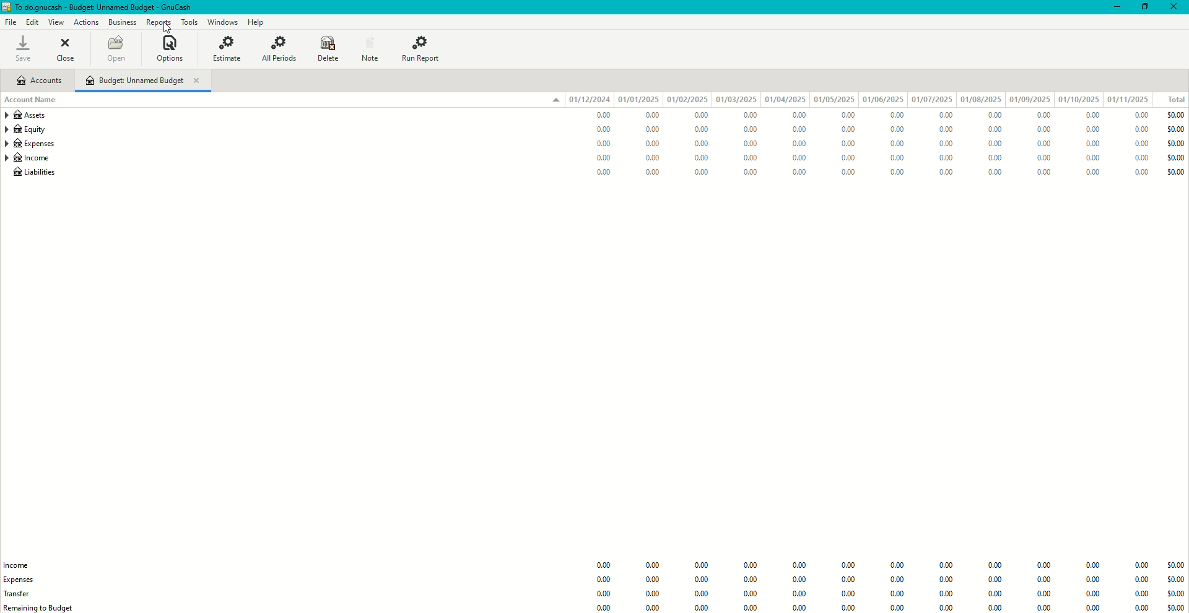 The height and width of the screenshot is (613, 1189). I want to click on 0.00, so click(602, 173).